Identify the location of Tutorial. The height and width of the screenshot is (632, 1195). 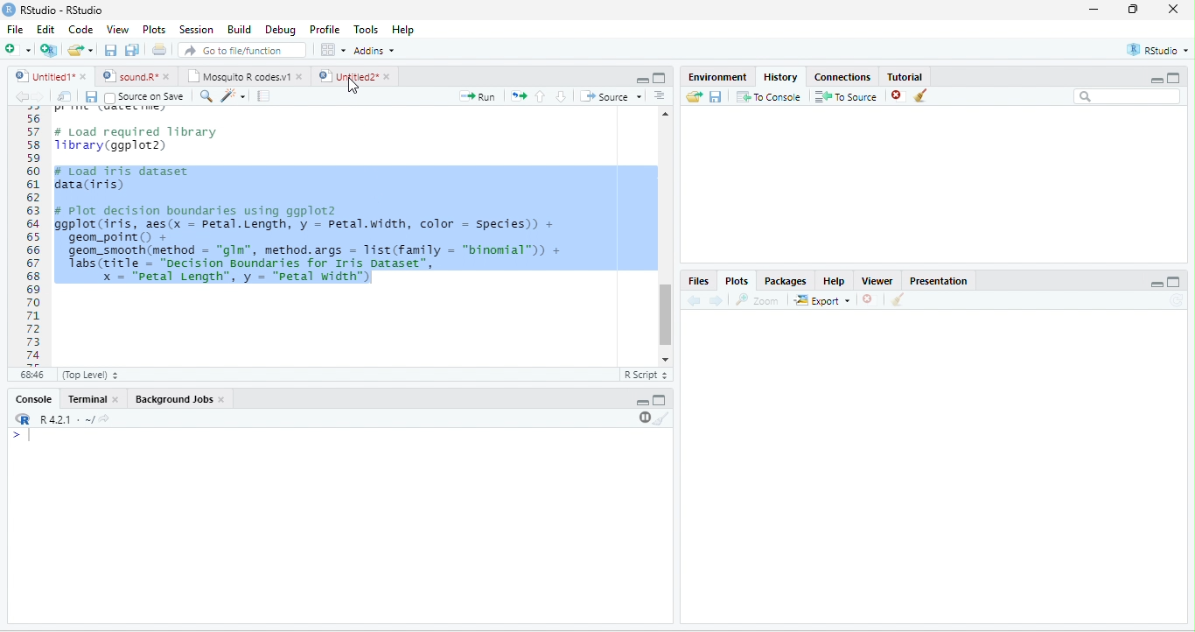
(905, 77).